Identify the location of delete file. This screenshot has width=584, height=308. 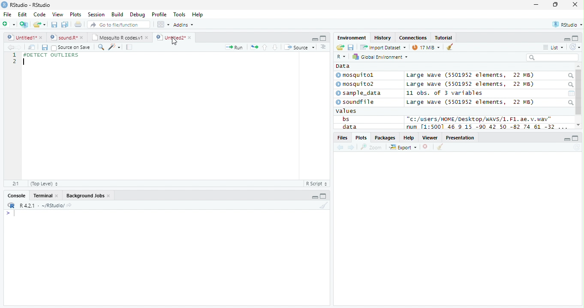
(427, 147).